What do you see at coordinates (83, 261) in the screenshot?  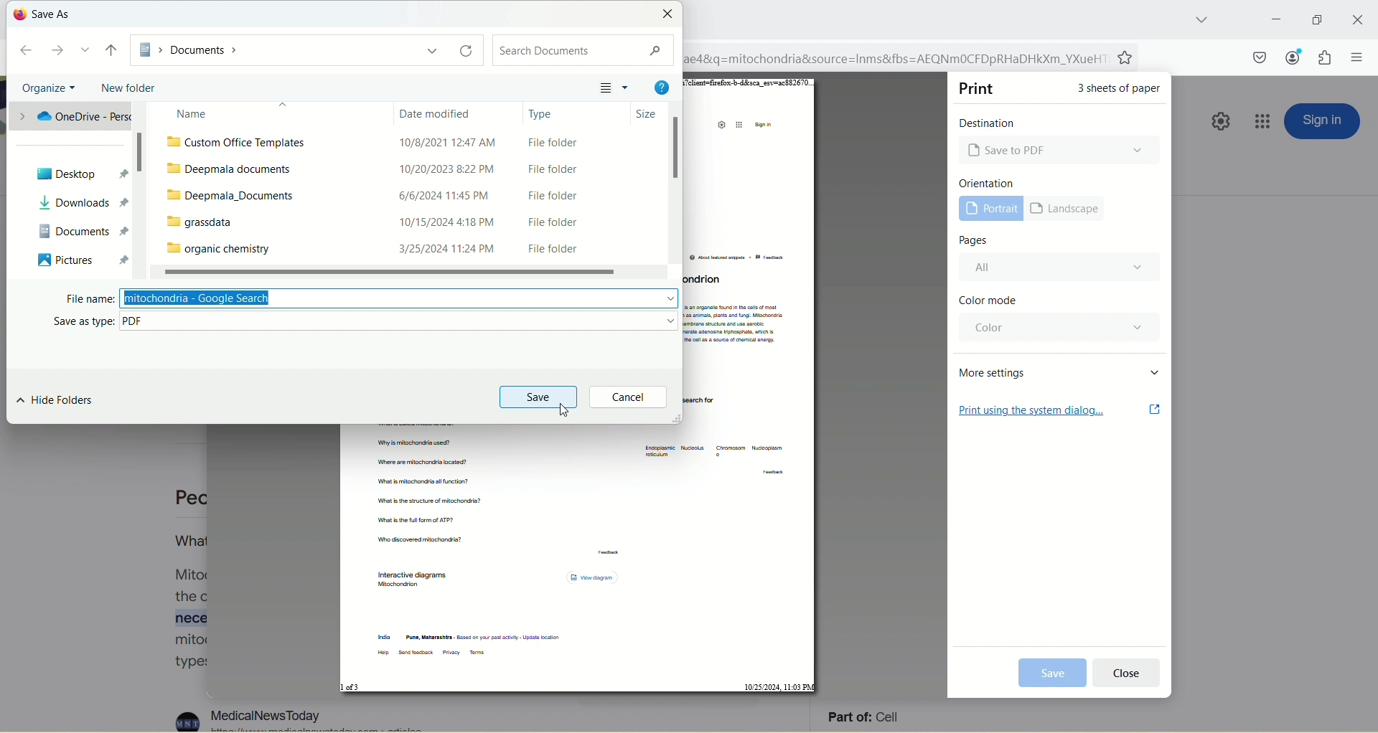 I see `pictures` at bounding box center [83, 261].